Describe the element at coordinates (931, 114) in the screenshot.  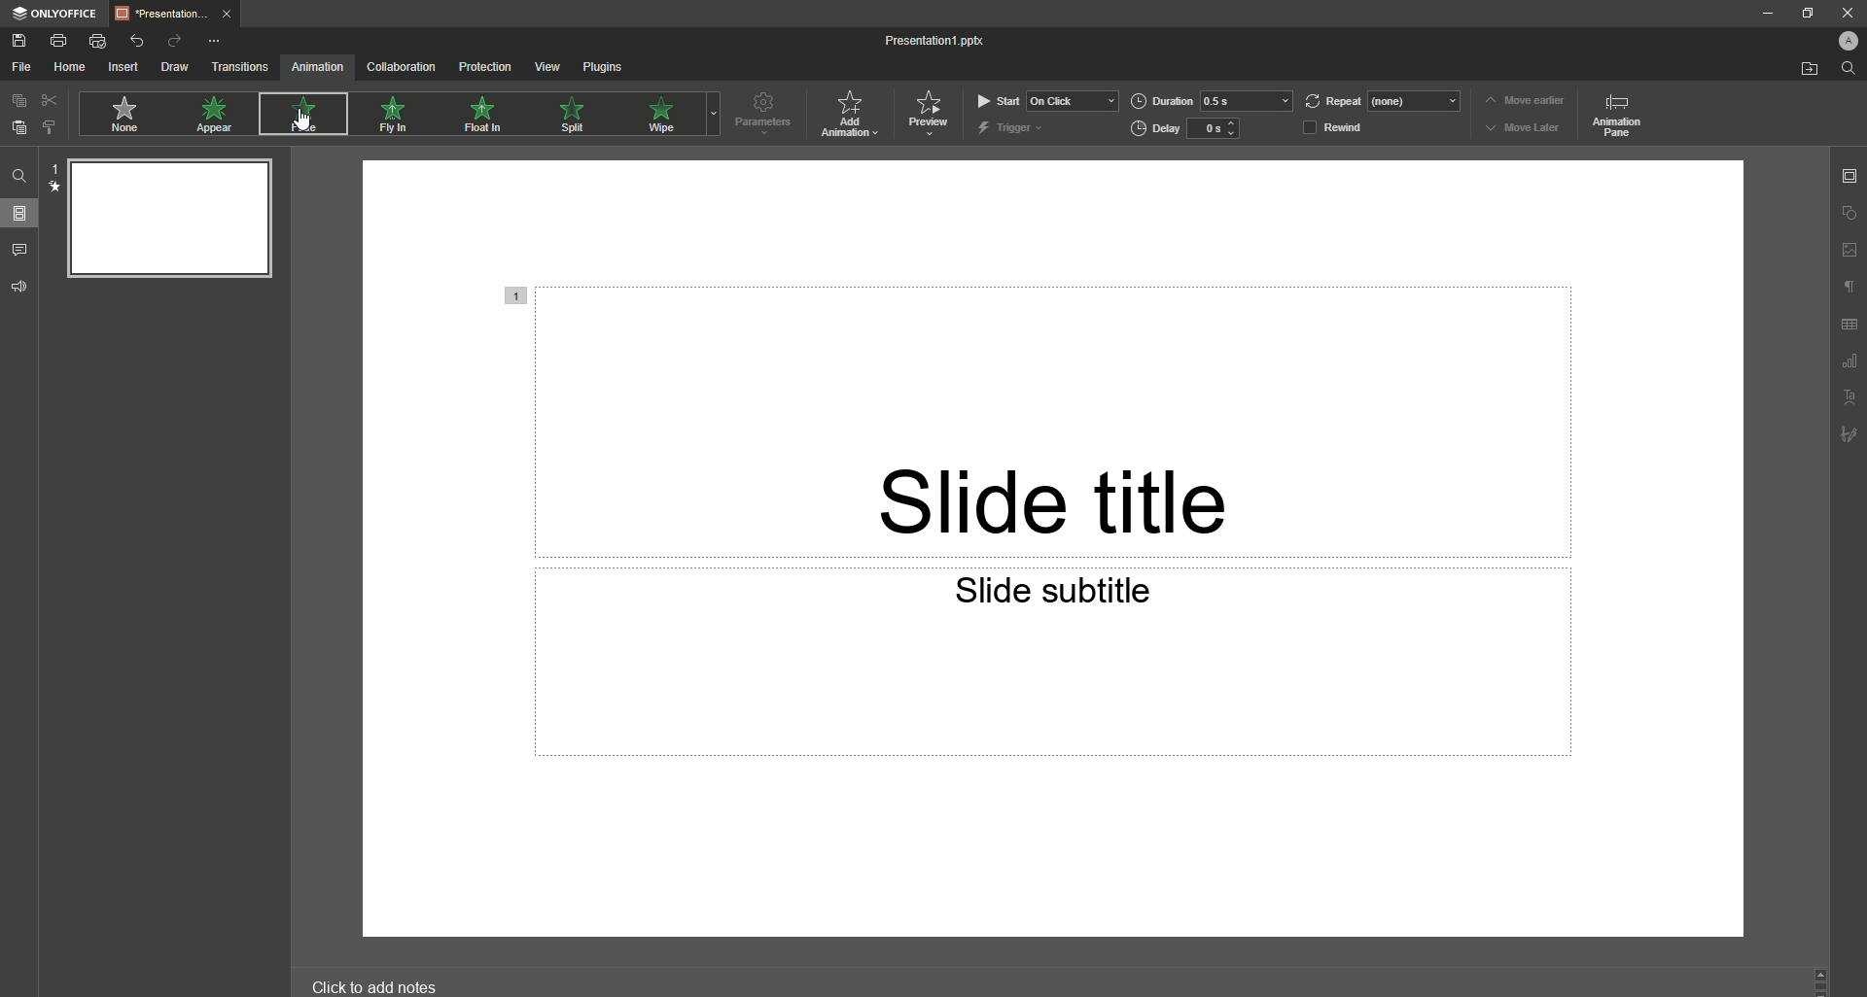
I see `Preview` at that location.